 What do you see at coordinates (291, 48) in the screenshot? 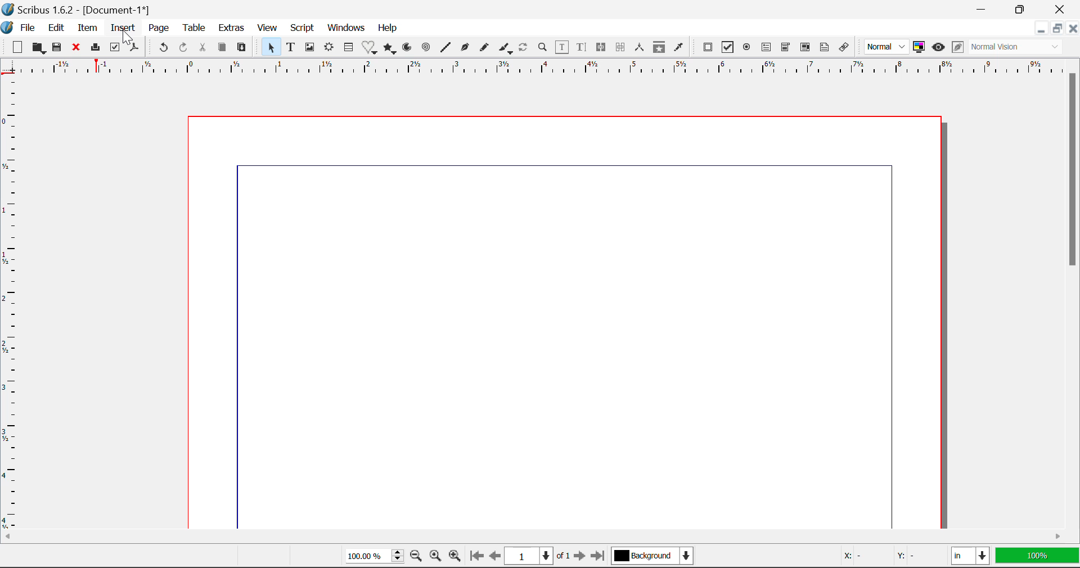
I see `Text Frames` at bounding box center [291, 48].